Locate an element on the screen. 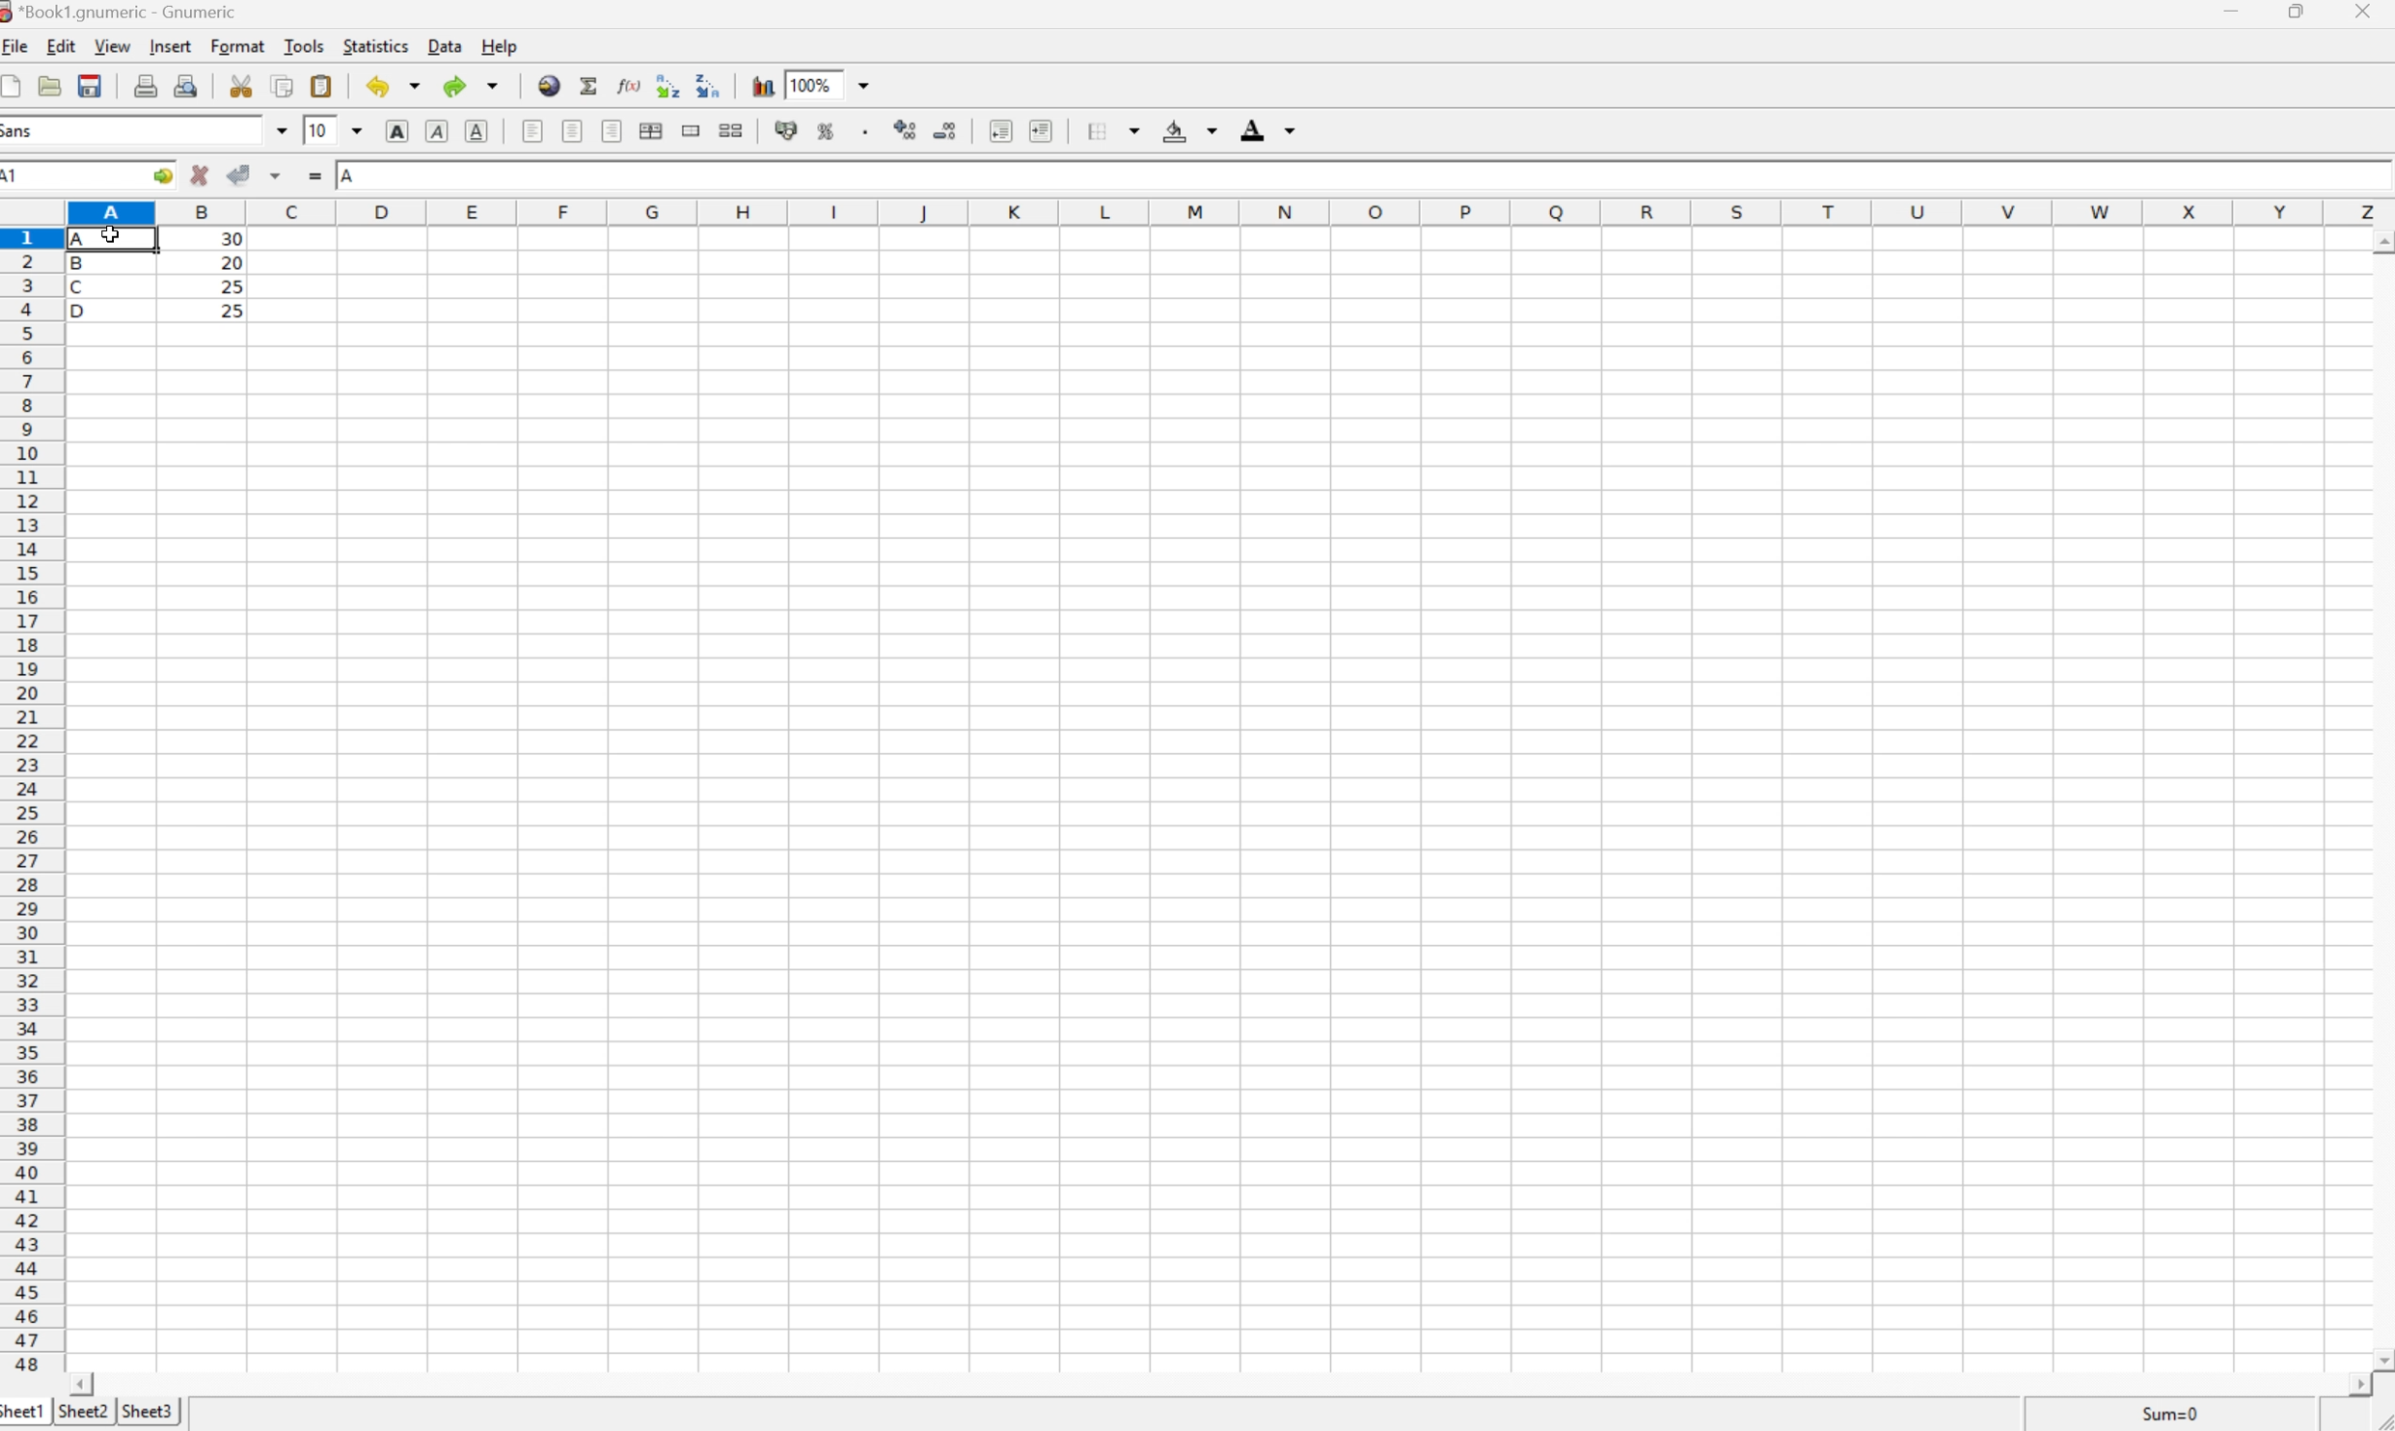  Align Right is located at coordinates (613, 131).